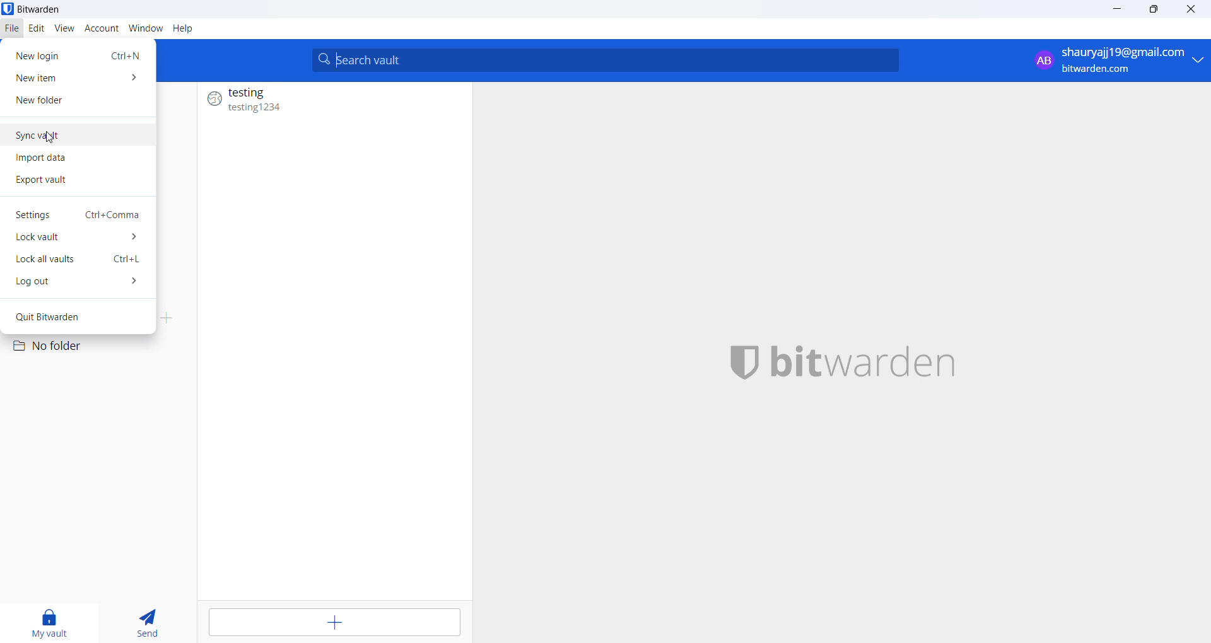 Image resolution: width=1211 pixels, height=643 pixels. Describe the element at coordinates (52, 349) in the screenshot. I see `no folder` at that location.